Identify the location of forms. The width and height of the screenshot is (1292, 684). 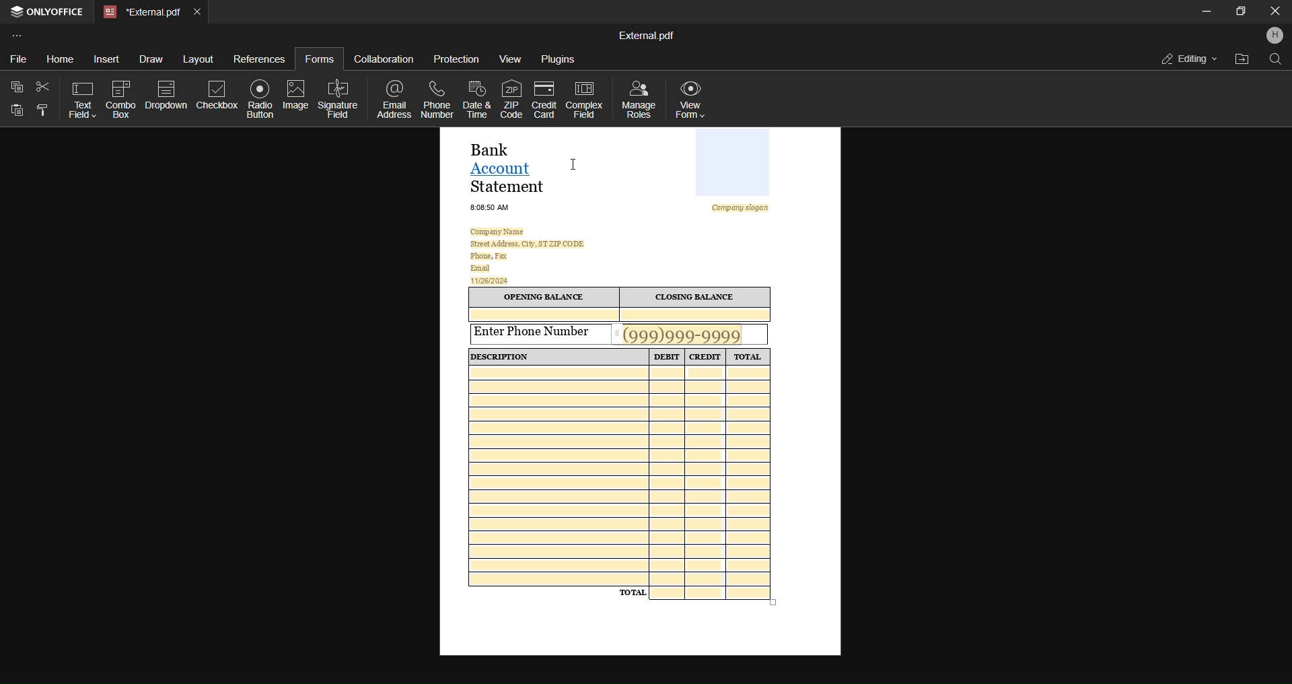
(317, 59).